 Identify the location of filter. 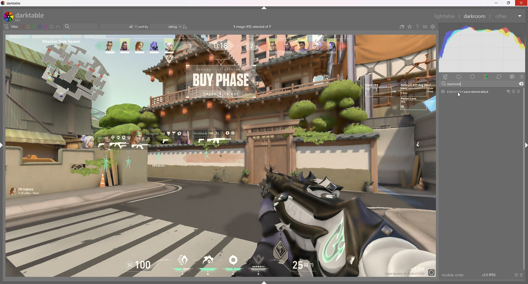
(12, 27).